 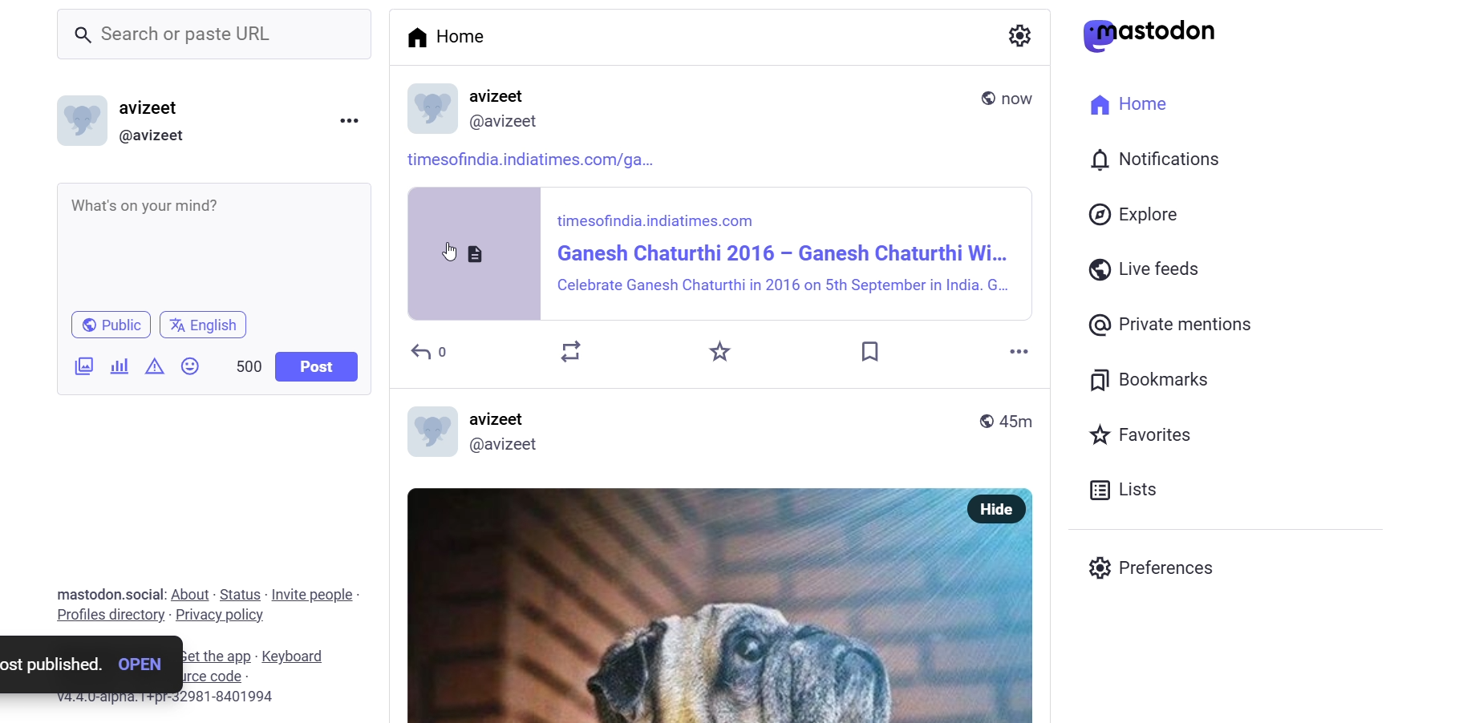 What do you see at coordinates (1170, 158) in the screenshot?
I see `I 0) Notifications` at bounding box center [1170, 158].